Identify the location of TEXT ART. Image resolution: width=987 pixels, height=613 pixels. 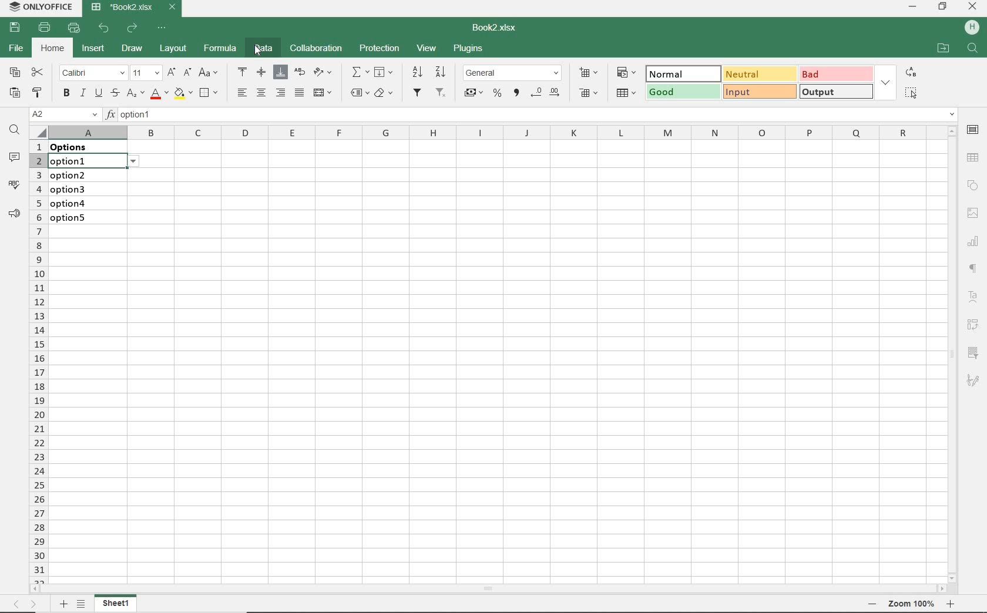
(975, 298).